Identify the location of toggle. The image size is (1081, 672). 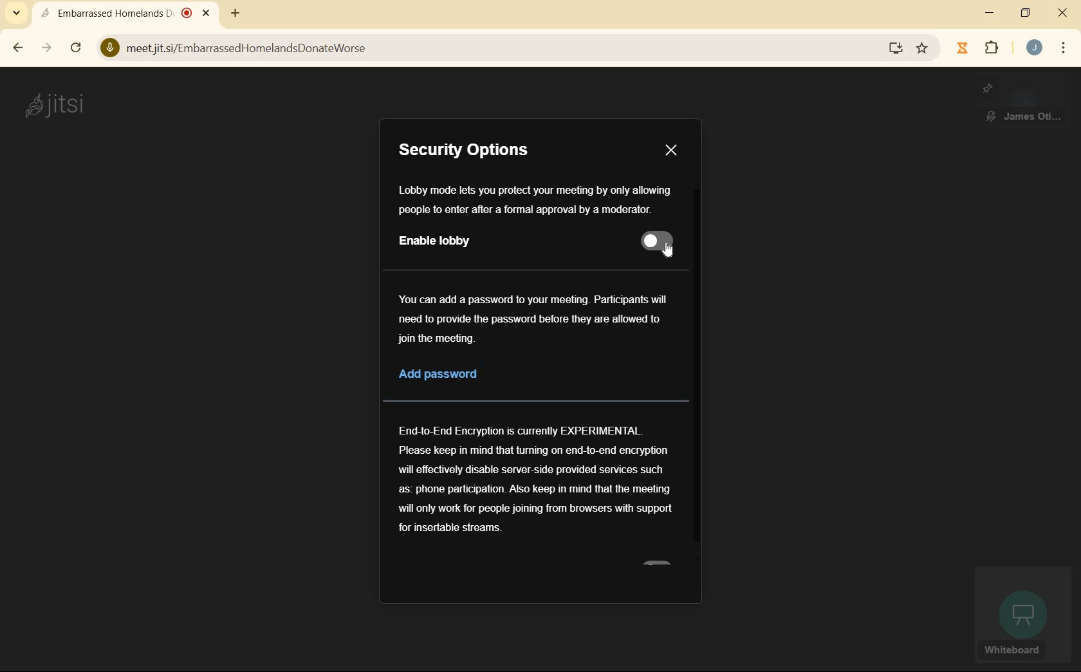
(658, 242).